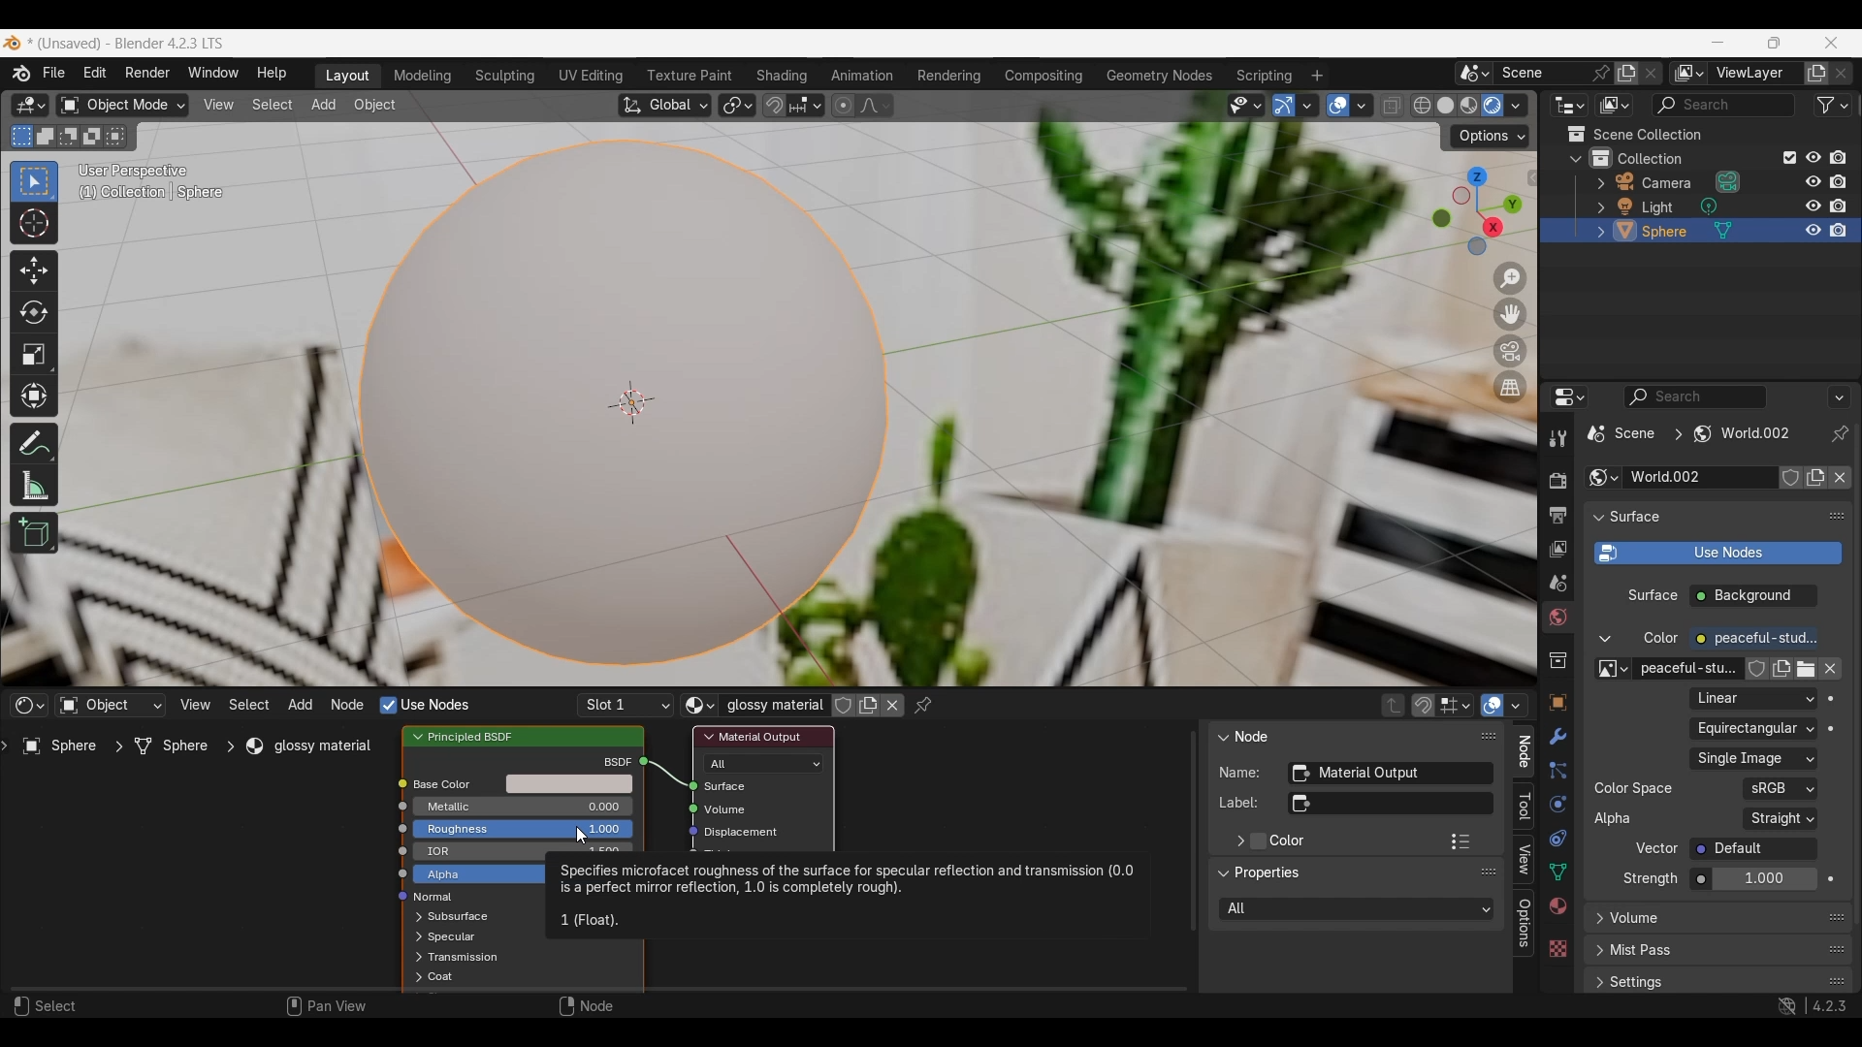 The height and width of the screenshot is (1047, 1862). I want to click on Alpha, so click(1616, 818).